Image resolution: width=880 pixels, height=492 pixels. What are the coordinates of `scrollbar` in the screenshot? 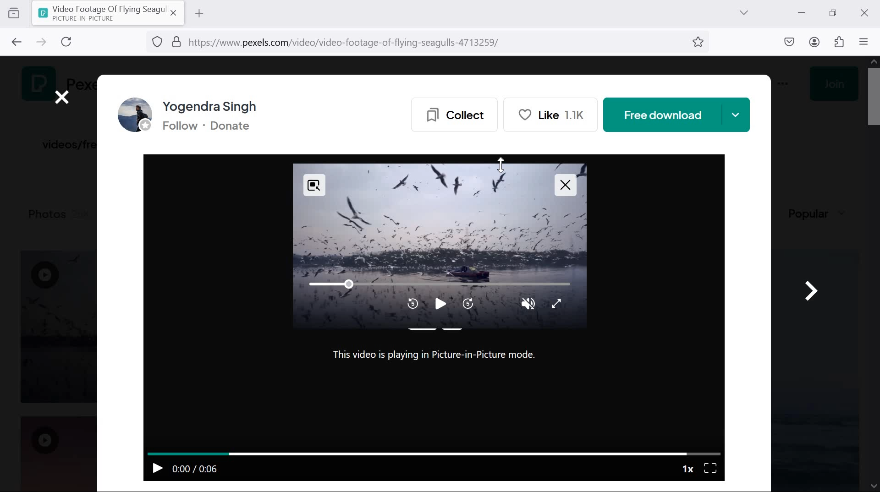 It's located at (872, 276).